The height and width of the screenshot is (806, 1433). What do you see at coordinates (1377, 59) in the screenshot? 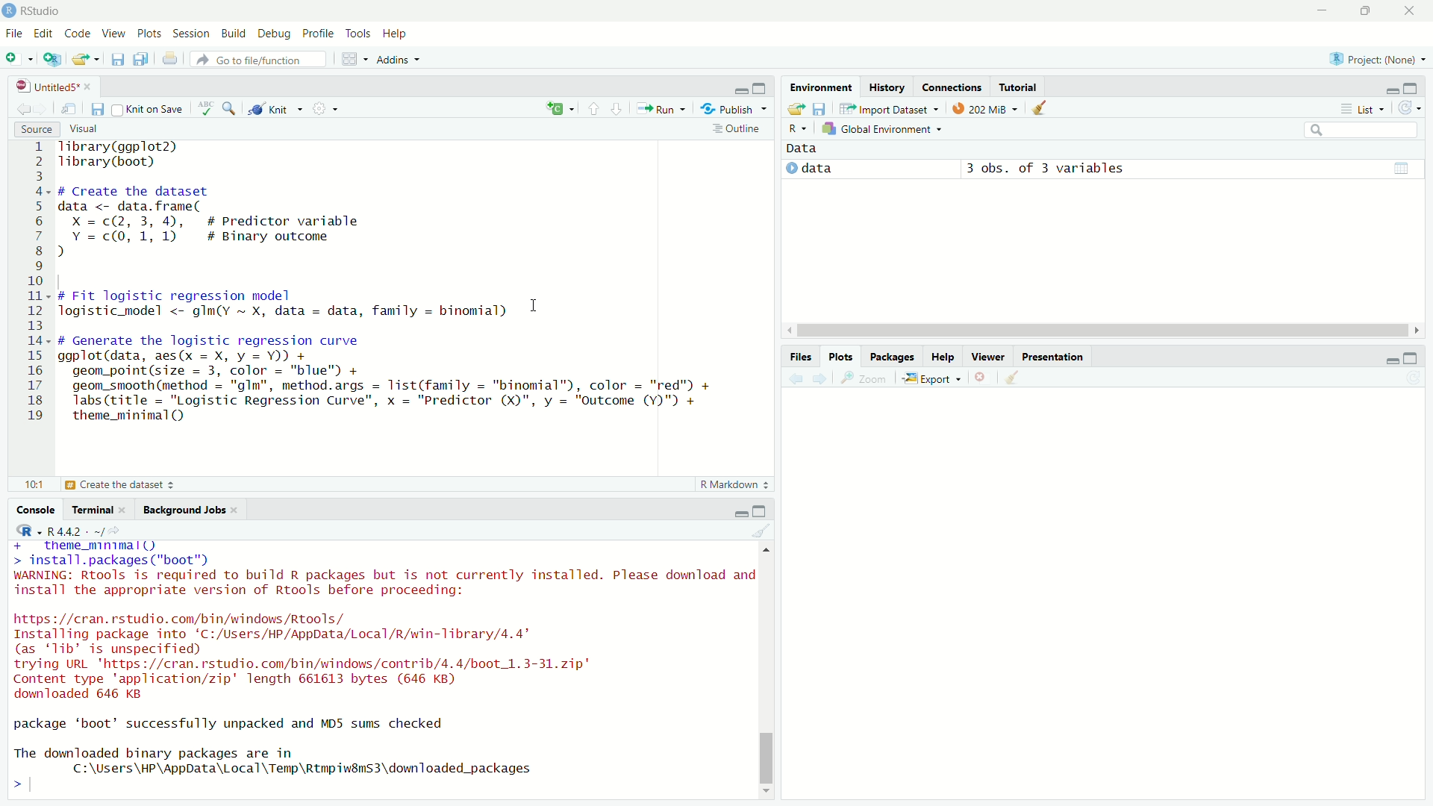
I see `Project: (None)` at bounding box center [1377, 59].